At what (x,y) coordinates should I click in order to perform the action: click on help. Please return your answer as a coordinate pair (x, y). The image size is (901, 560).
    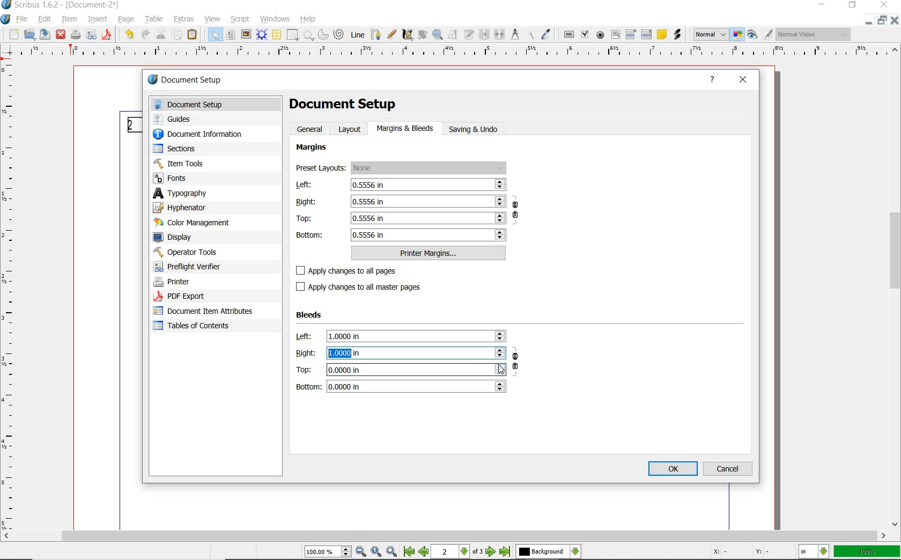
    Looking at the image, I should click on (308, 20).